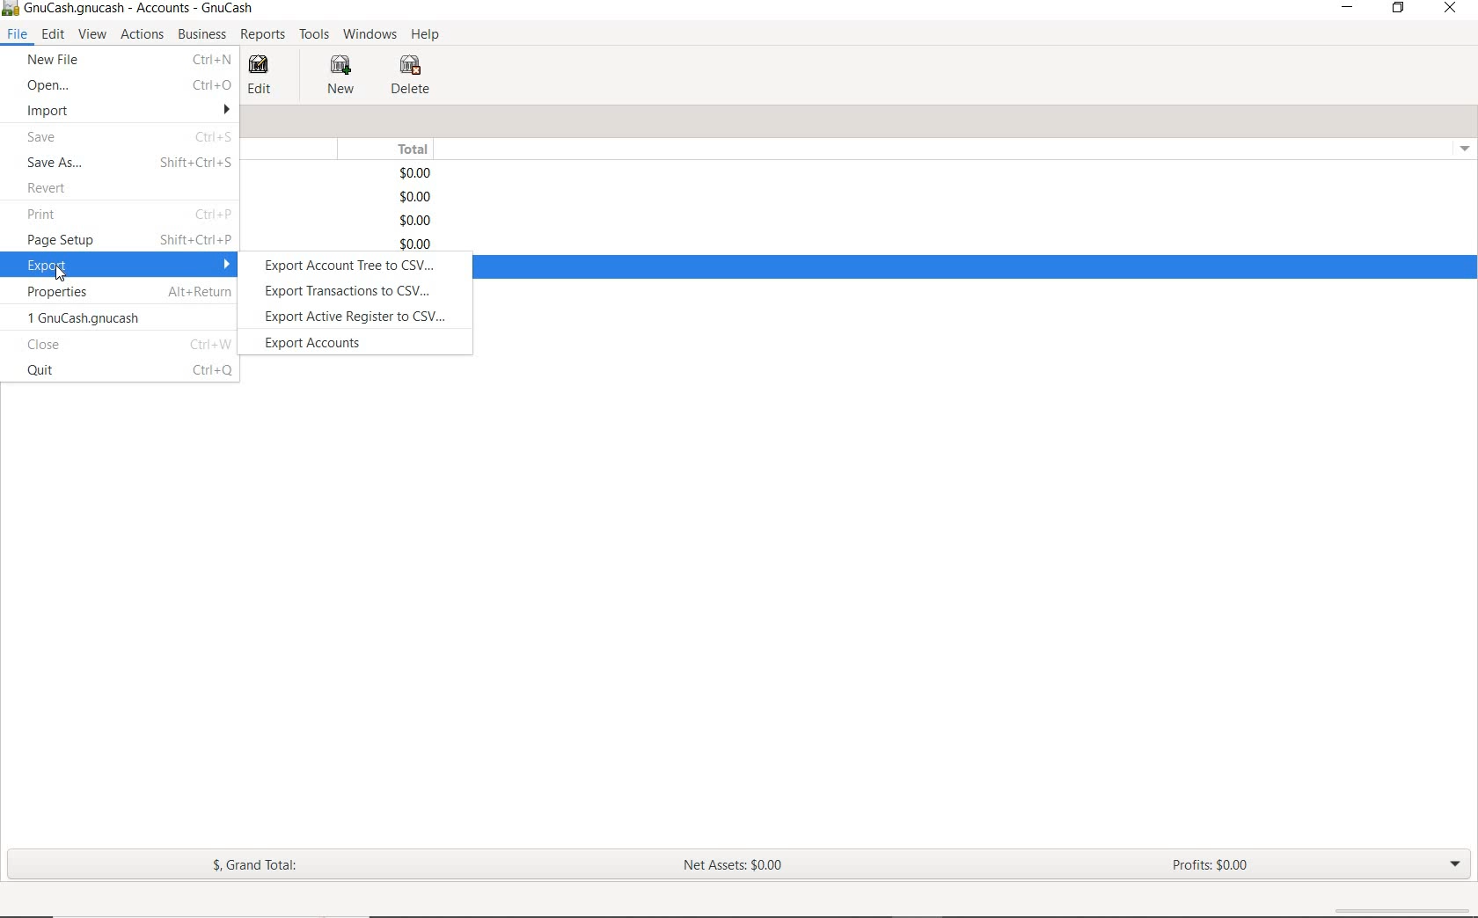  Describe the element at coordinates (95, 34) in the screenshot. I see `VIEW` at that location.